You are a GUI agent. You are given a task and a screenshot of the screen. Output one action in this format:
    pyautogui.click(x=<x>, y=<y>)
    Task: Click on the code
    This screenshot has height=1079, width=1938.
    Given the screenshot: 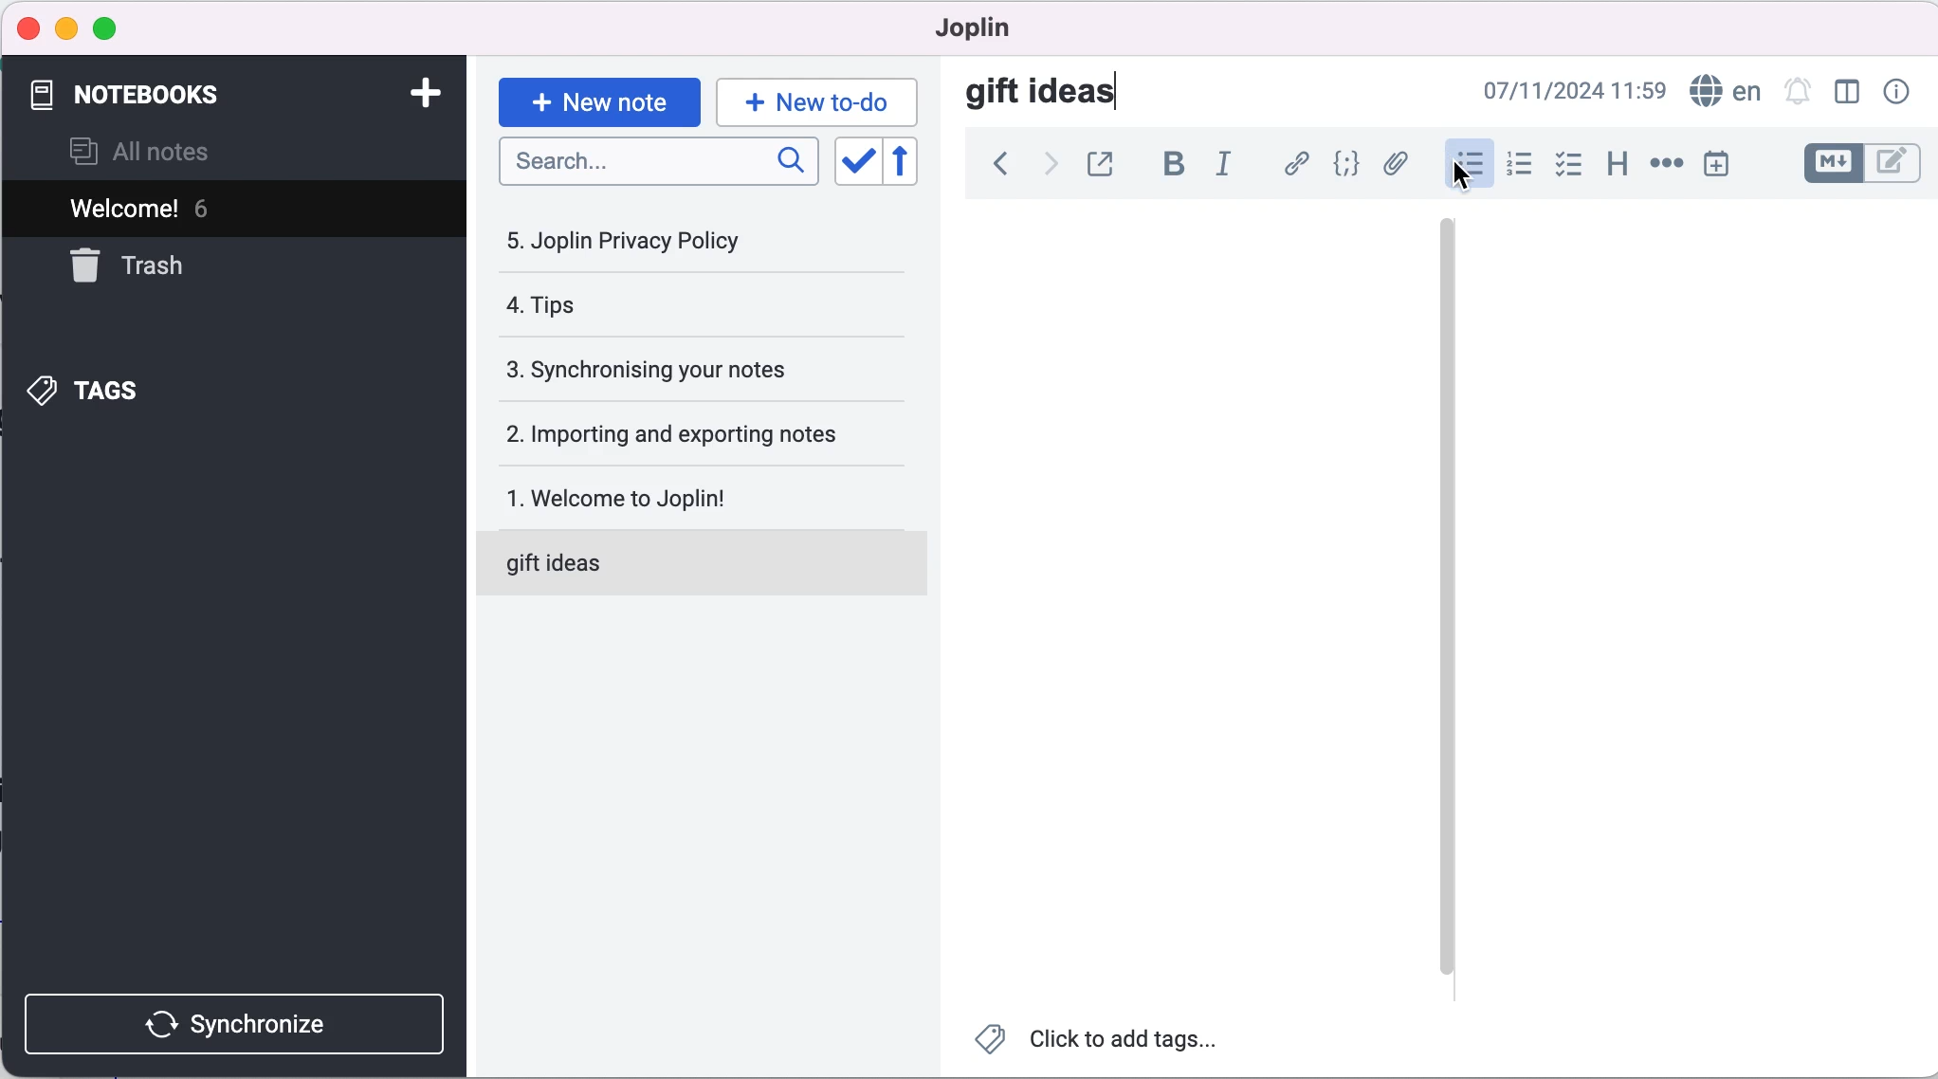 What is the action you would take?
    pyautogui.click(x=1347, y=164)
    